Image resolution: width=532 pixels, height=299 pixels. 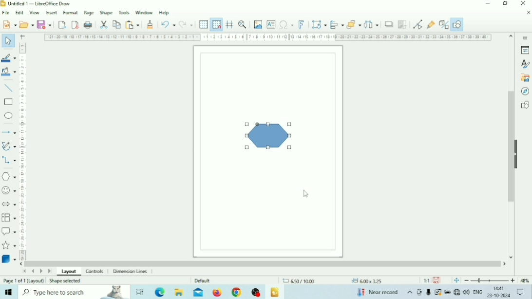 What do you see at coordinates (511, 147) in the screenshot?
I see `Vertical scrollbar` at bounding box center [511, 147].